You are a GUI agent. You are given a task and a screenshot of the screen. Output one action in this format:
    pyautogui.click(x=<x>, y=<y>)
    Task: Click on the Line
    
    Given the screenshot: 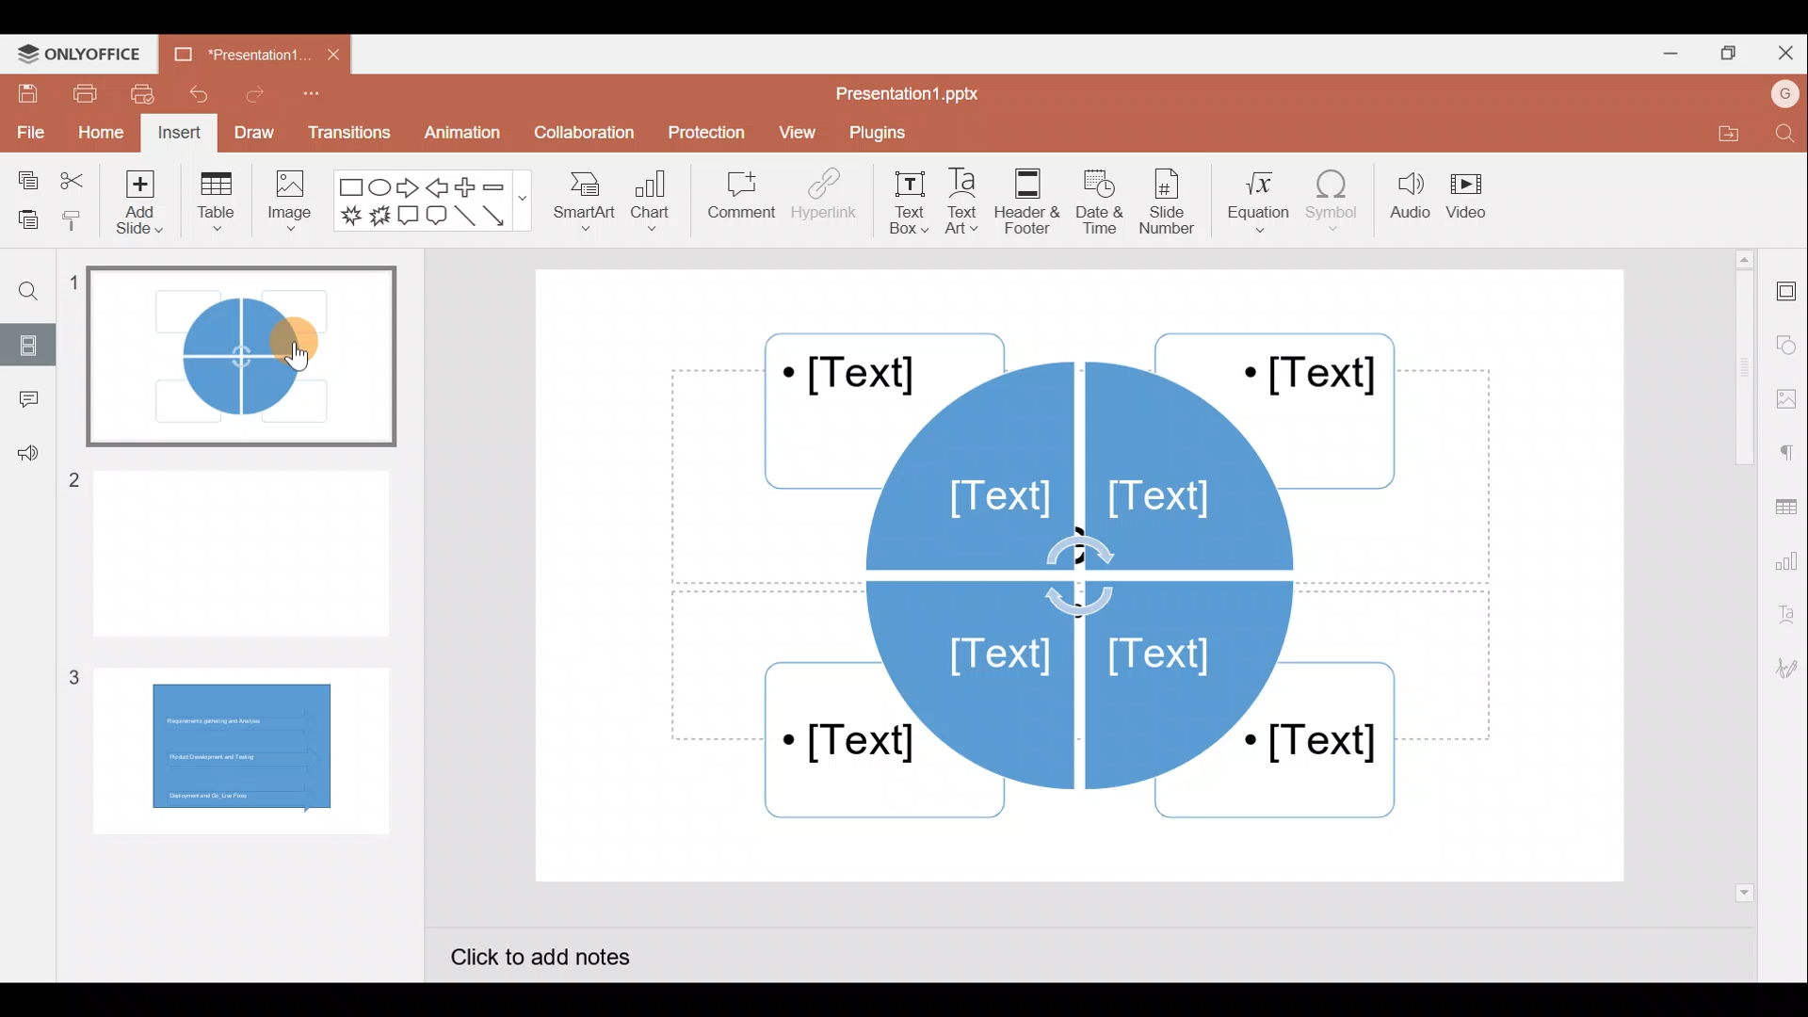 What is the action you would take?
    pyautogui.click(x=464, y=217)
    